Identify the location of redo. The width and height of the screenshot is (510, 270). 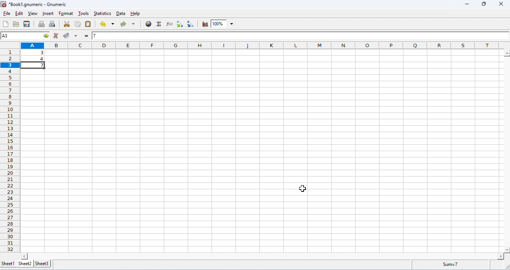
(126, 24).